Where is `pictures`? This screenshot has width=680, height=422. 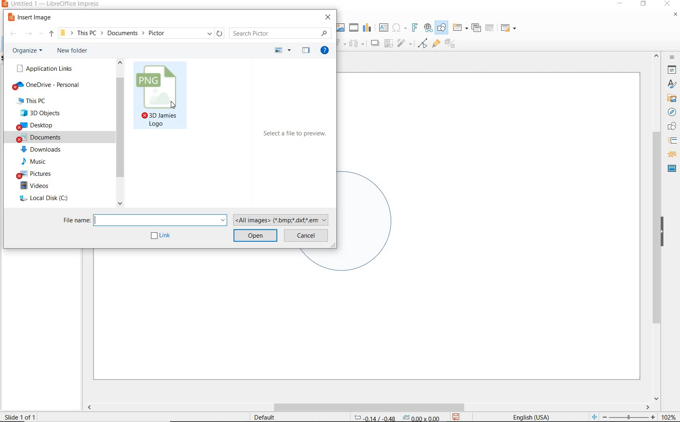
pictures is located at coordinates (38, 173).